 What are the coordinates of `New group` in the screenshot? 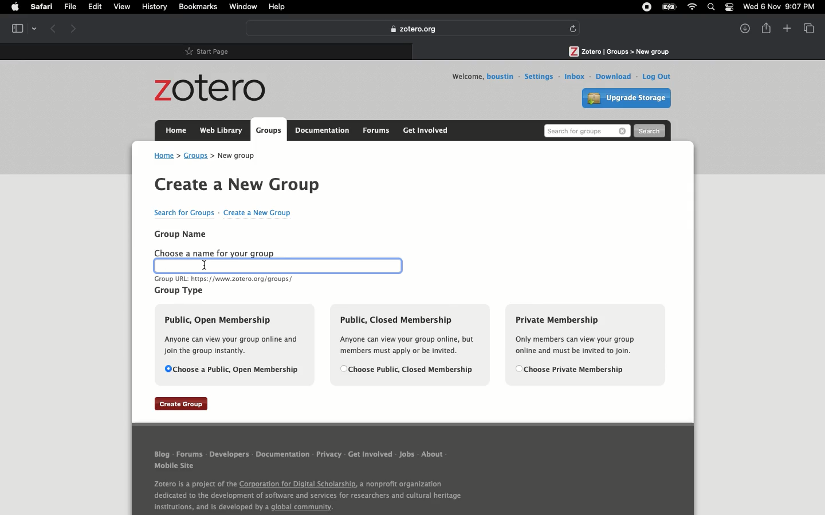 It's located at (240, 155).